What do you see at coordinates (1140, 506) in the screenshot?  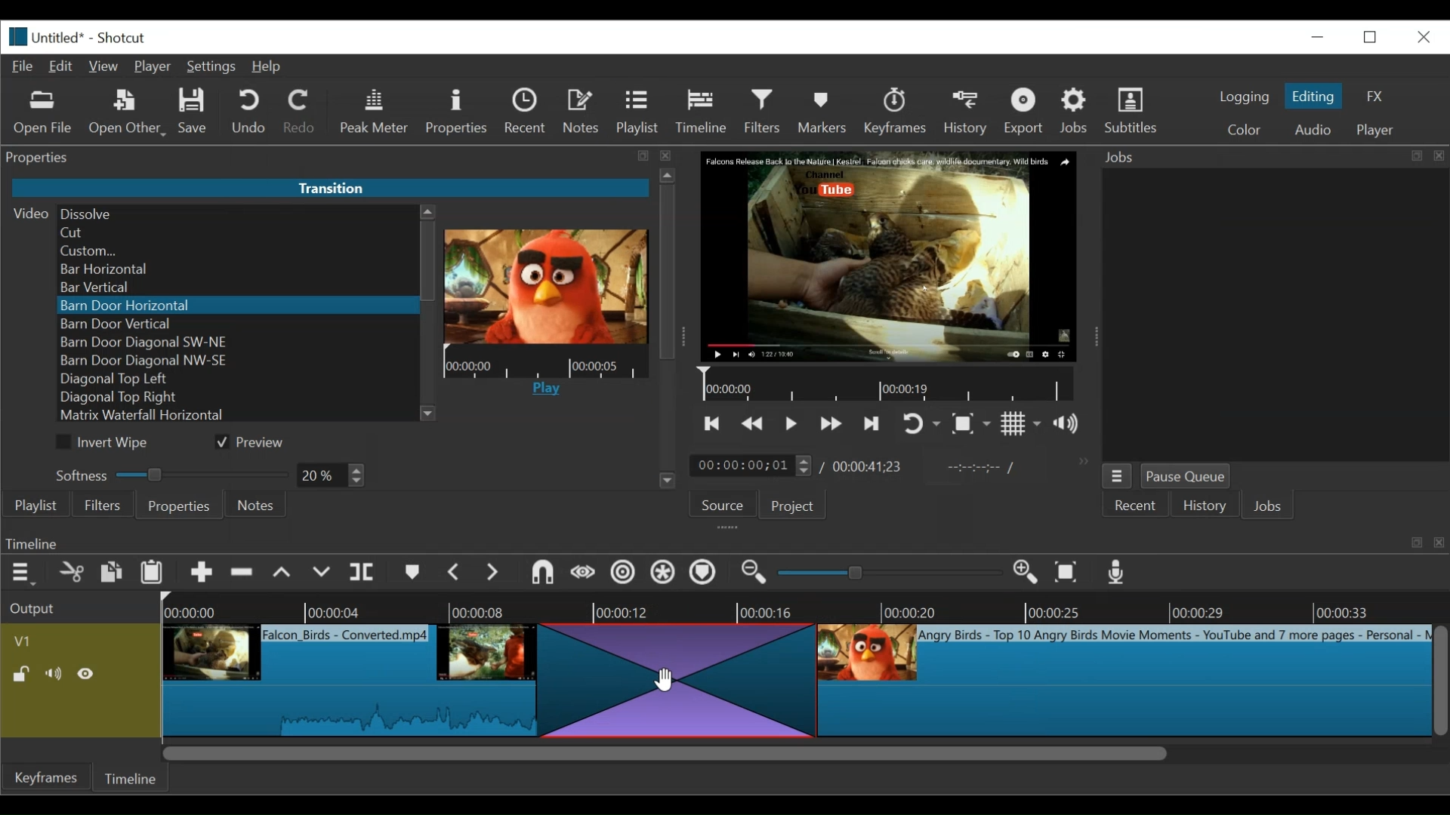 I see `Recent` at bounding box center [1140, 506].